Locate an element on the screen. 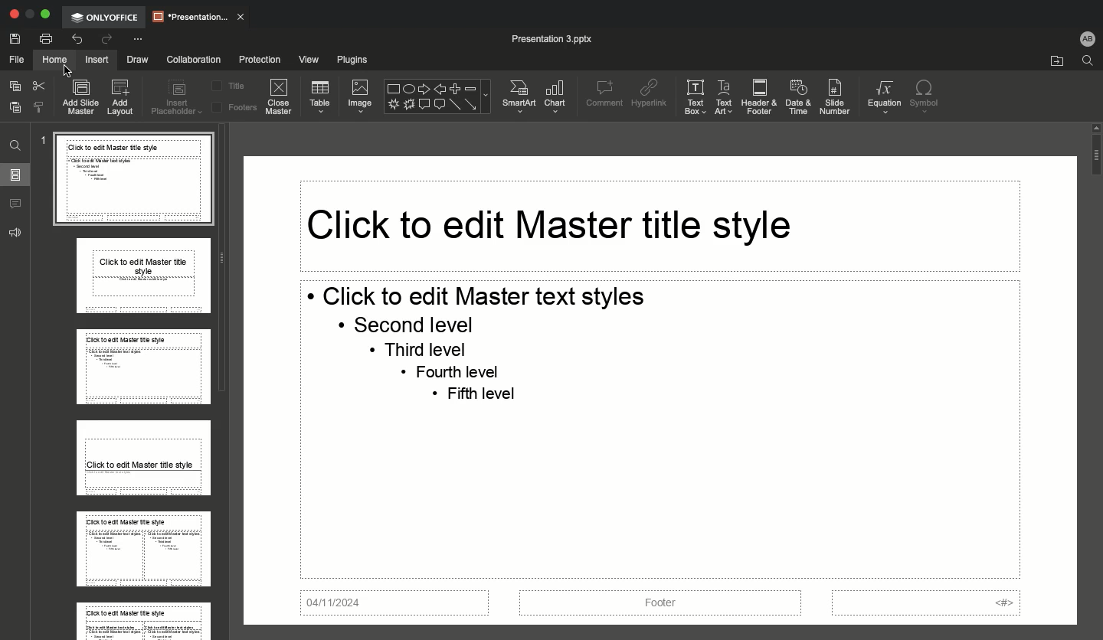 The width and height of the screenshot is (1103, 640). Text box is located at coordinates (692, 97).